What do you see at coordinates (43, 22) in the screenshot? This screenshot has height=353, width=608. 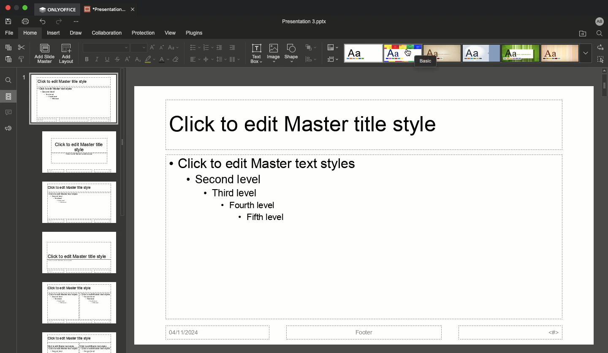 I see `Undo` at bounding box center [43, 22].